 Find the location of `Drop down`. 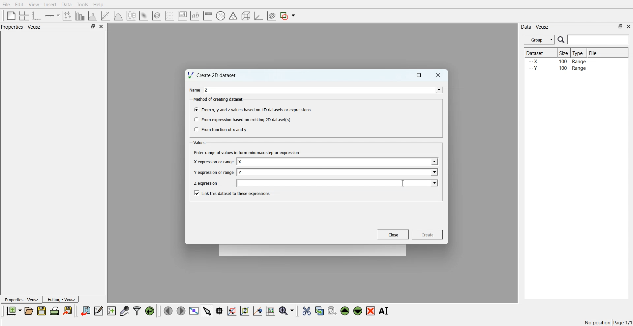

Drop down is located at coordinates (434, 162).